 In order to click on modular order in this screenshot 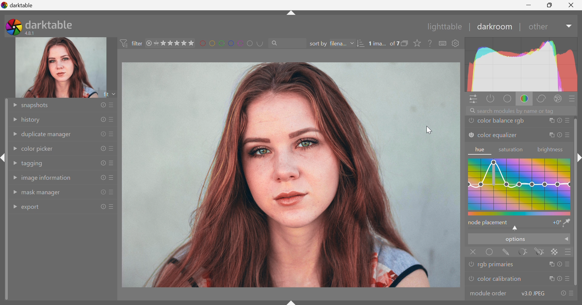, I will do `click(489, 293)`.